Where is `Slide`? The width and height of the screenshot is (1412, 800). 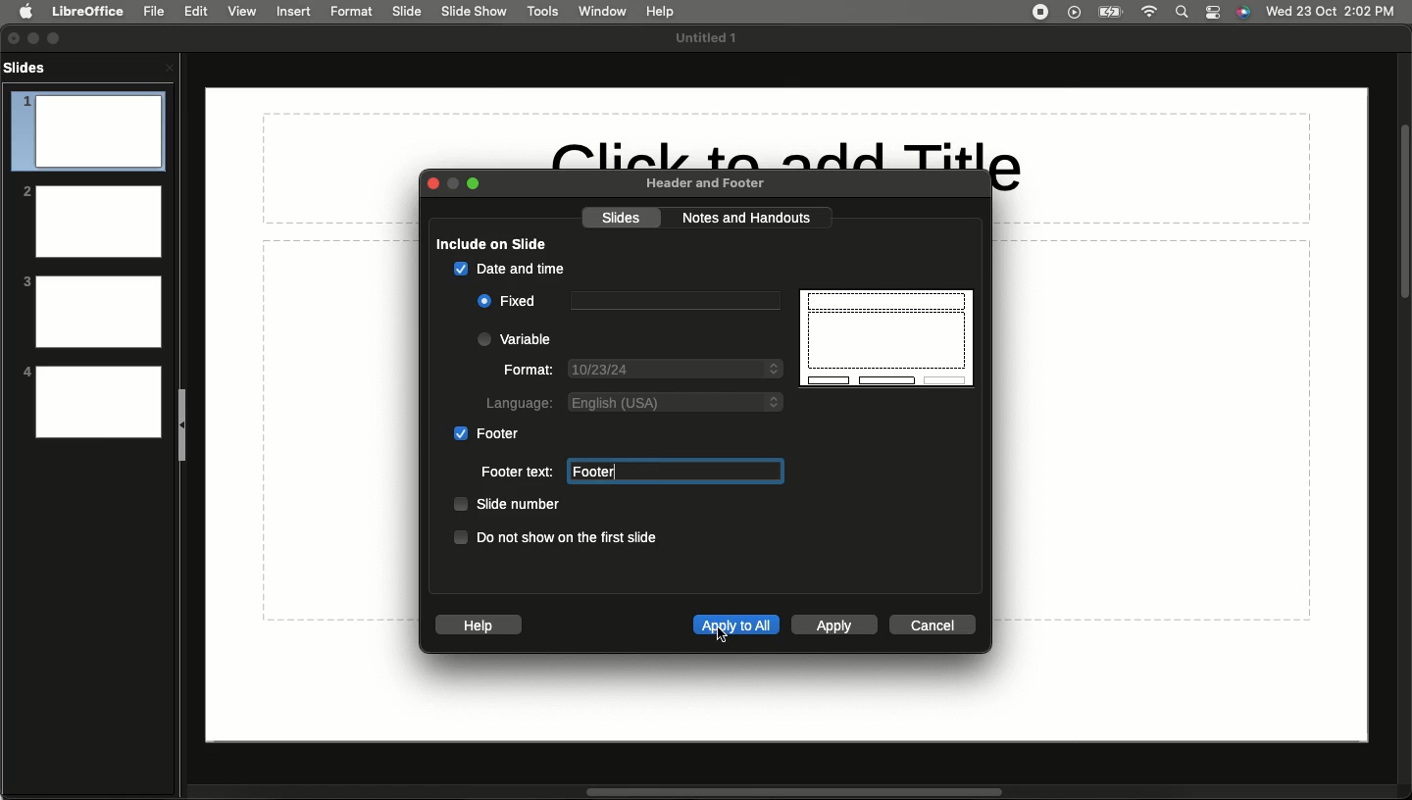
Slide is located at coordinates (408, 12).